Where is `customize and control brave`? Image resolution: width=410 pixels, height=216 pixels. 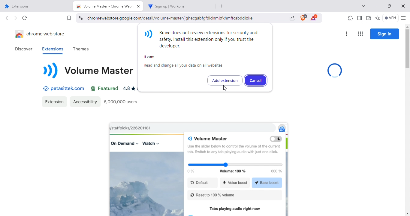
customize and control brave is located at coordinates (405, 17).